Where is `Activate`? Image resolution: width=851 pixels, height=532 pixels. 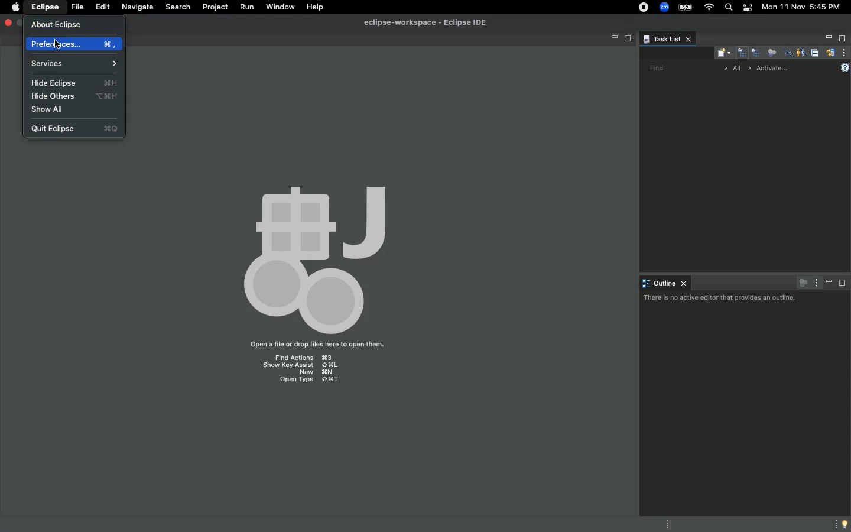 Activate is located at coordinates (777, 66).